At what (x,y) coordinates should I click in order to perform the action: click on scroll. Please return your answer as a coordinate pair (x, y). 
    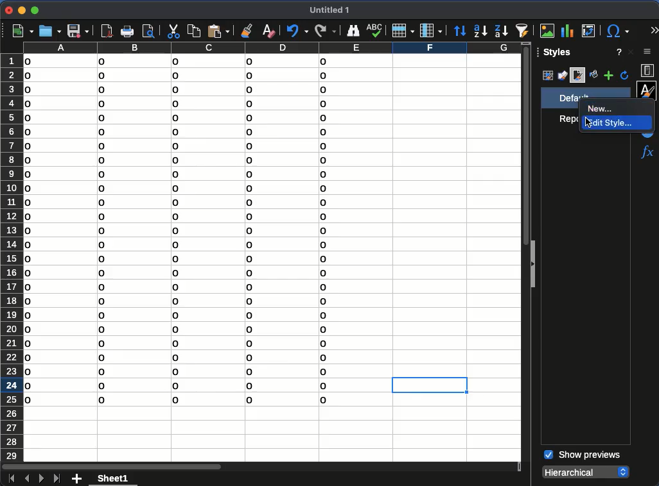
    Looking at the image, I should click on (655, 315).